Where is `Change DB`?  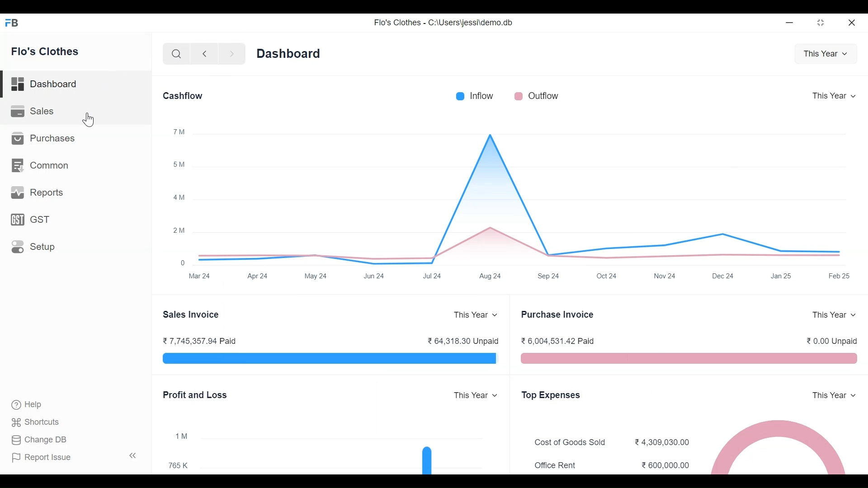 Change DB is located at coordinates (39, 440).